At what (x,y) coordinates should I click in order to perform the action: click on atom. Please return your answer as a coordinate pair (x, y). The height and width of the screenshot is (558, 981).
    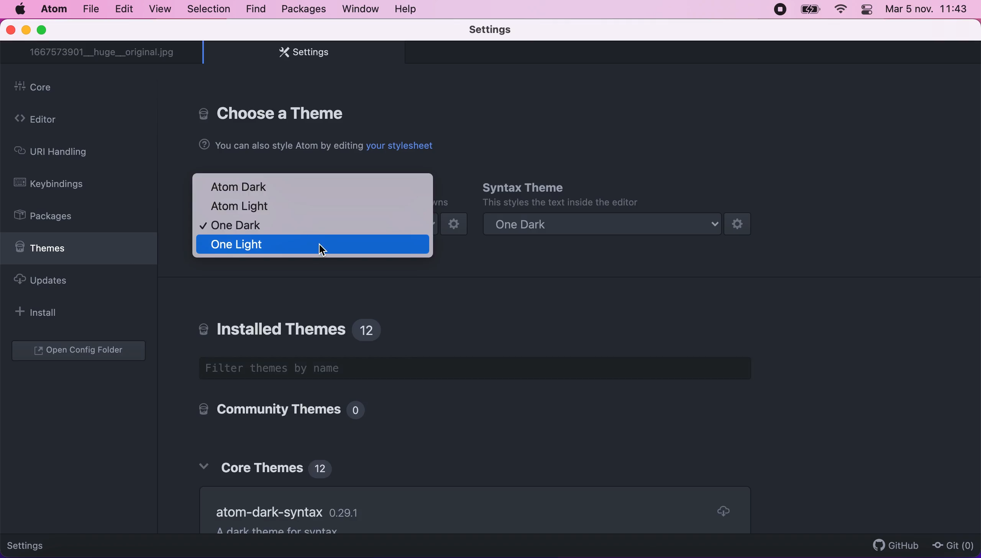
    Looking at the image, I should click on (53, 11).